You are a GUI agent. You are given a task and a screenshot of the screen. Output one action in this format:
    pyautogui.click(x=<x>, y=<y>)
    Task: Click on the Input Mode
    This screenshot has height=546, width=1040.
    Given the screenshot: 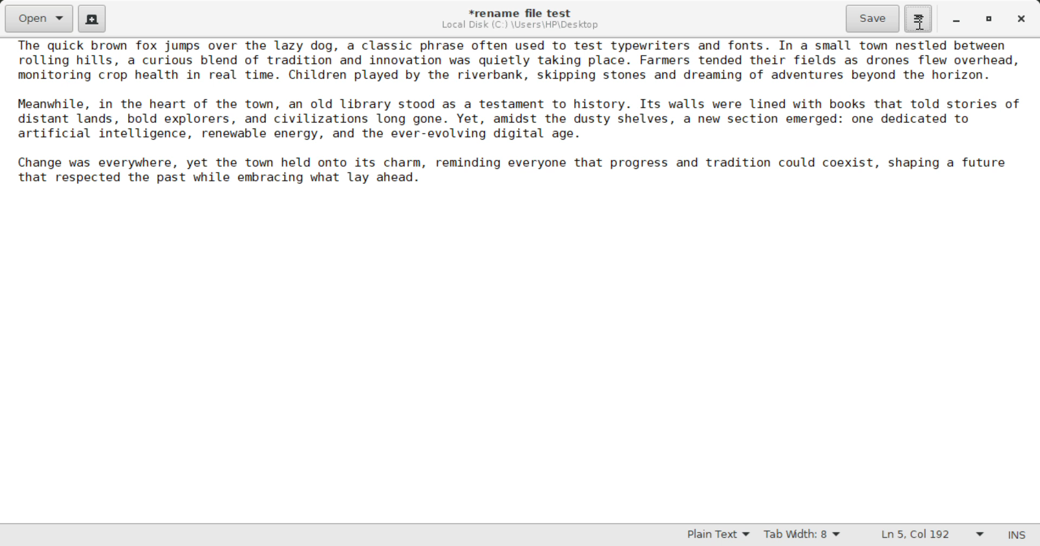 What is the action you would take?
    pyautogui.click(x=1017, y=536)
    